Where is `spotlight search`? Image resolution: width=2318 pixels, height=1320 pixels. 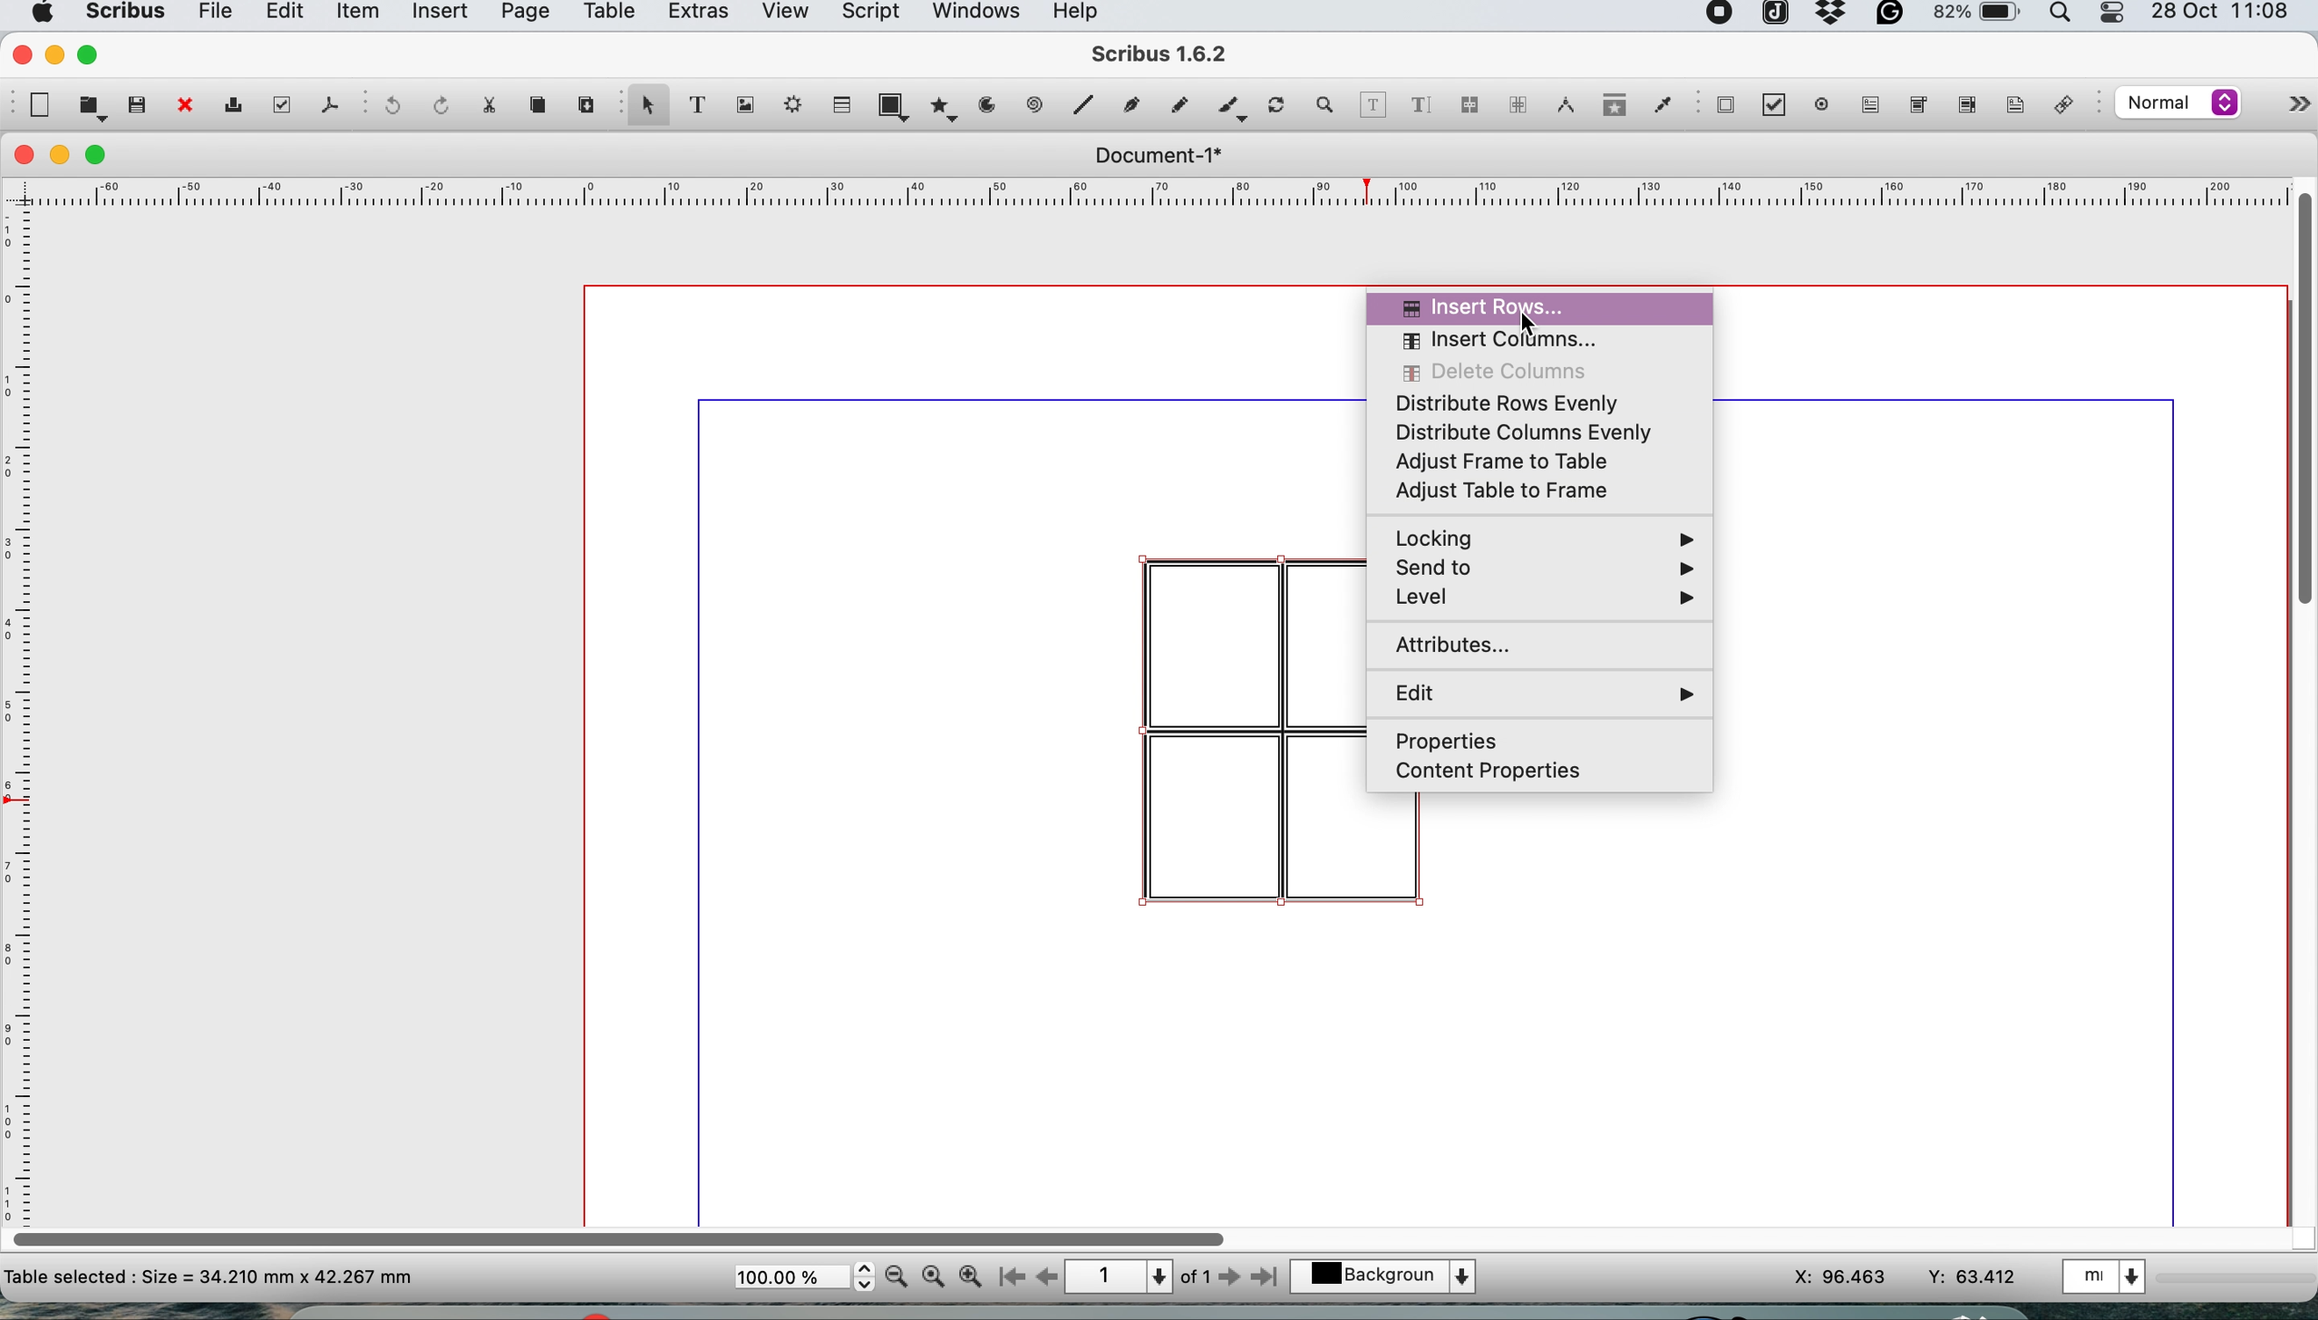
spotlight search is located at coordinates (2065, 17).